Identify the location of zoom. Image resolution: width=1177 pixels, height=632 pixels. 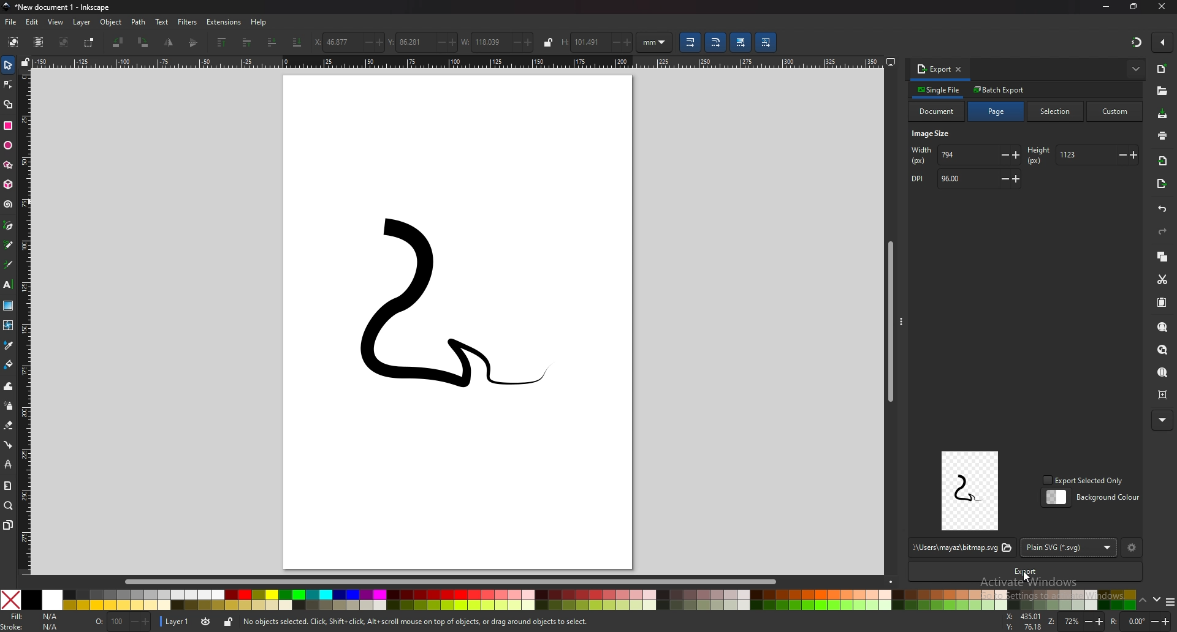
(9, 506).